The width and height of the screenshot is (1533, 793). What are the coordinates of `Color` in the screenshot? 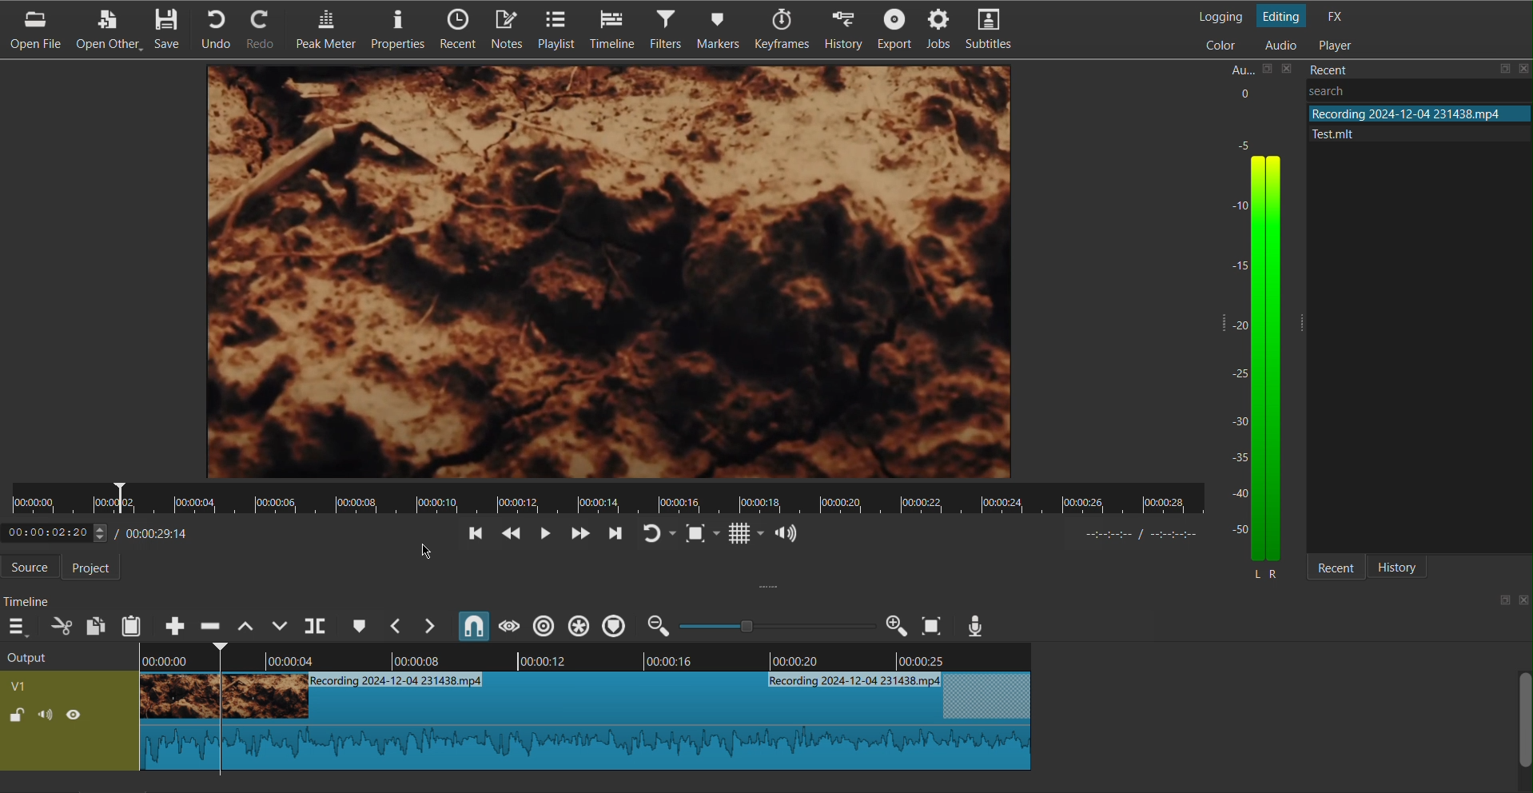 It's located at (1218, 44).